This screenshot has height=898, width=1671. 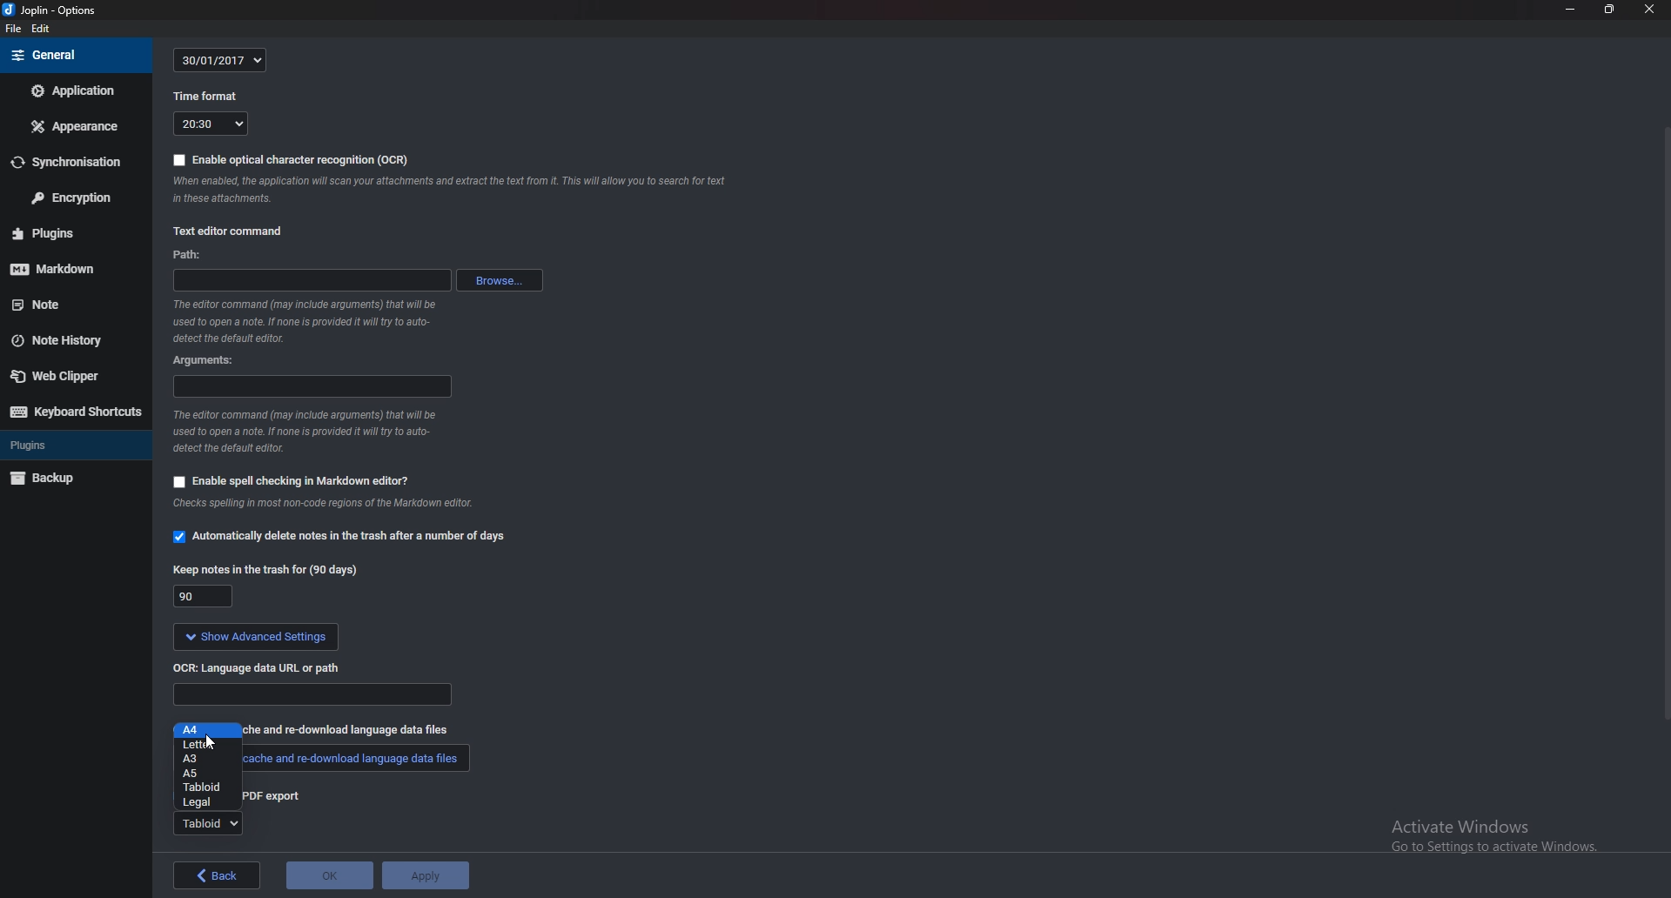 I want to click on info, so click(x=316, y=322).